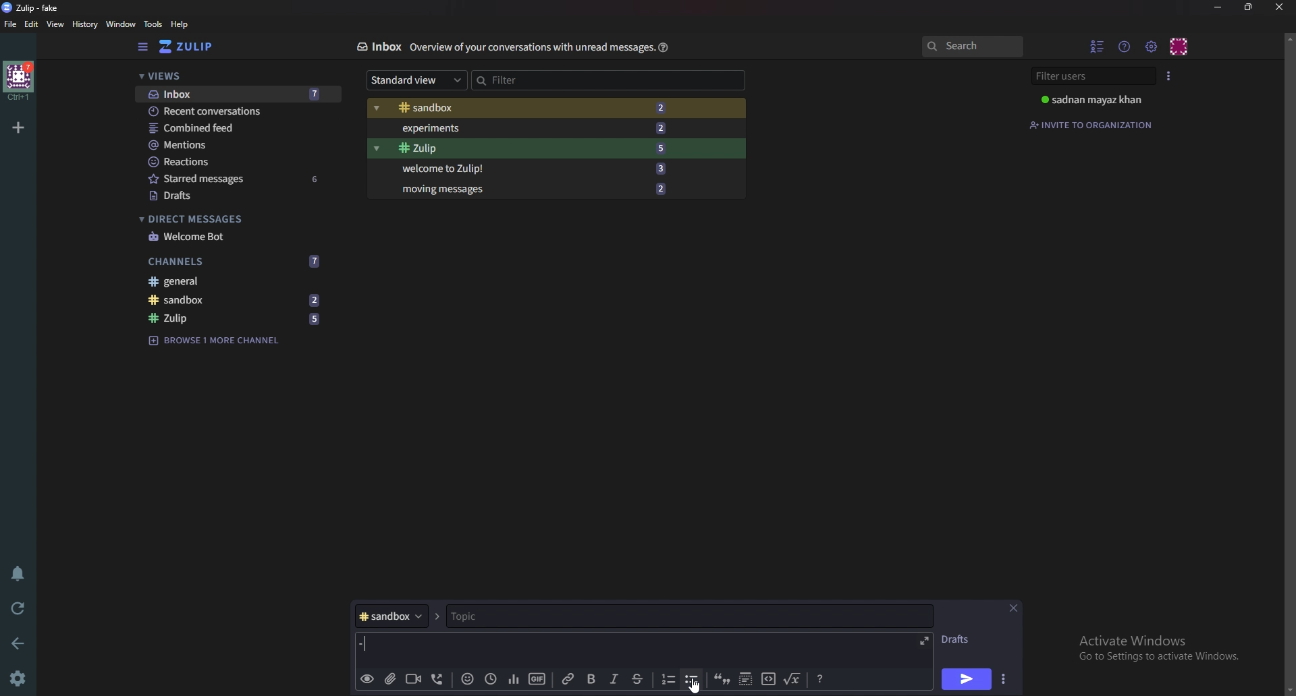 The height and width of the screenshot is (696, 1296). What do you see at coordinates (614, 679) in the screenshot?
I see `Italic` at bounding box center [614, 679].